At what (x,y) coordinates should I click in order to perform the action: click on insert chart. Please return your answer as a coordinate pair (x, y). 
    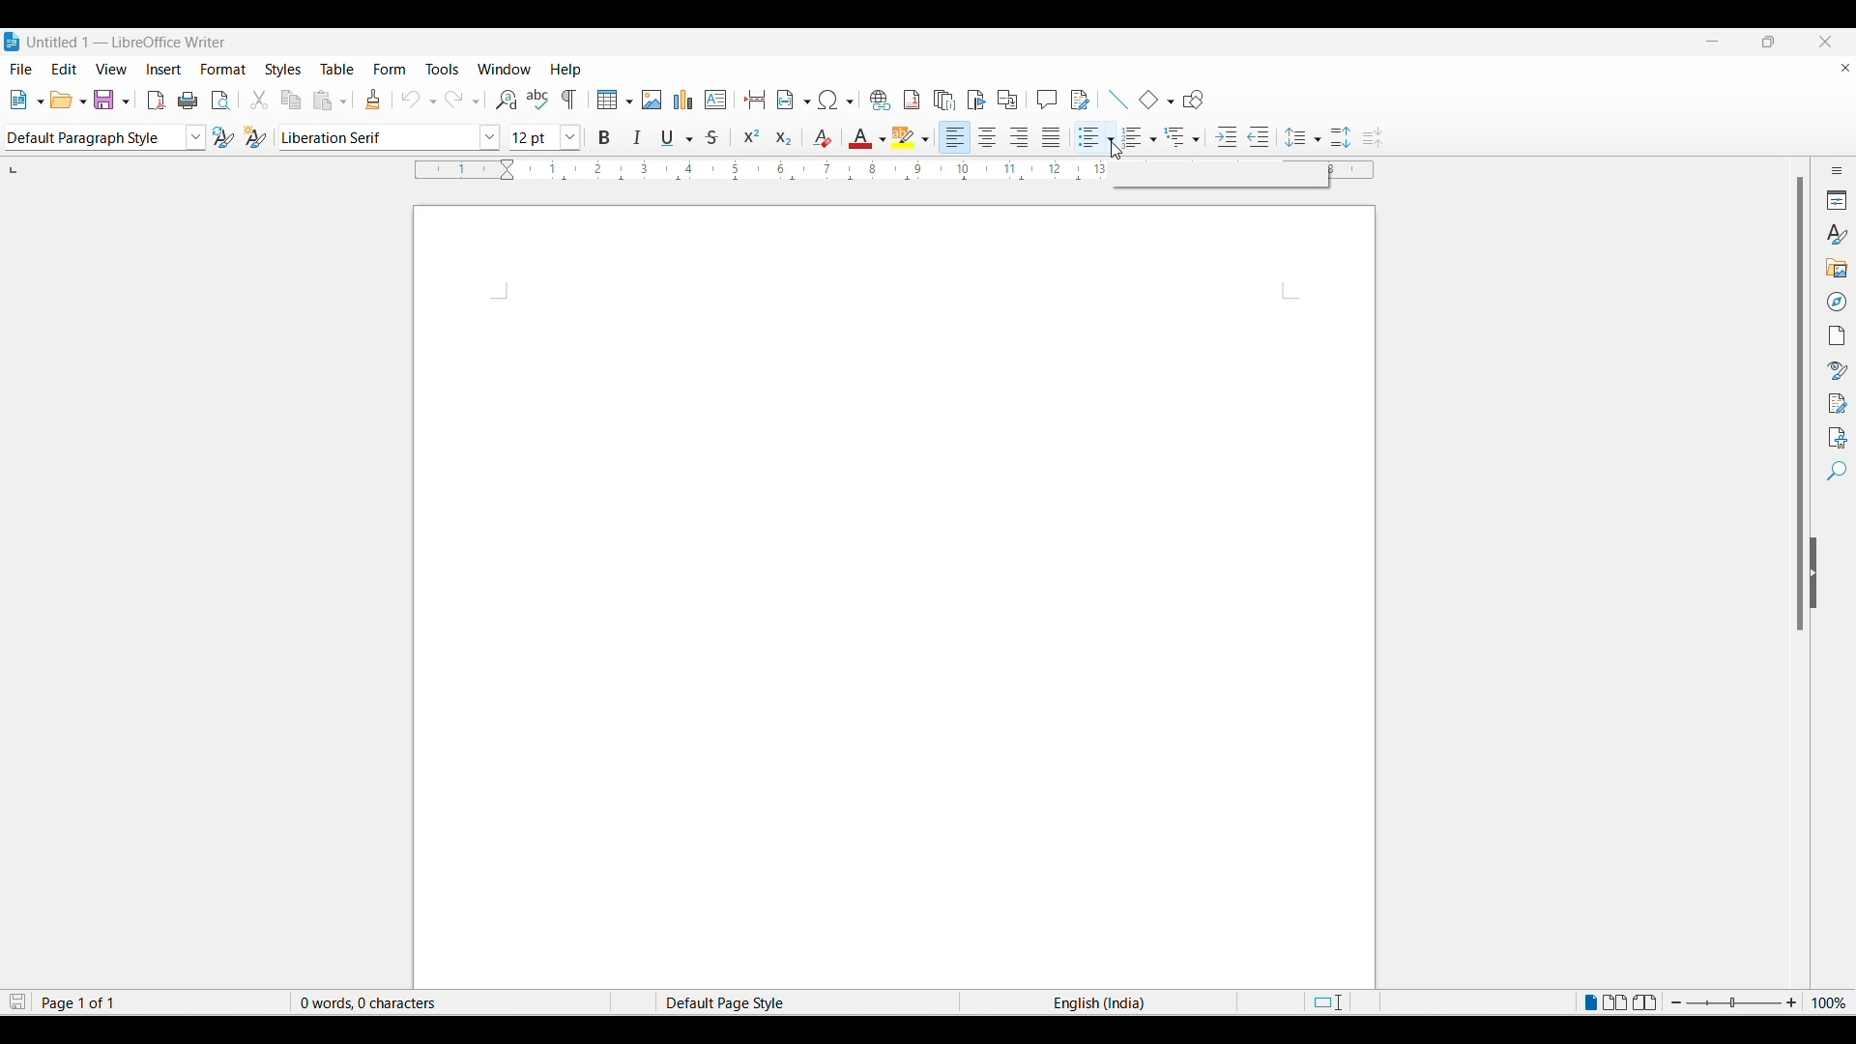
    Looking at the image, I should click on (684, 99).